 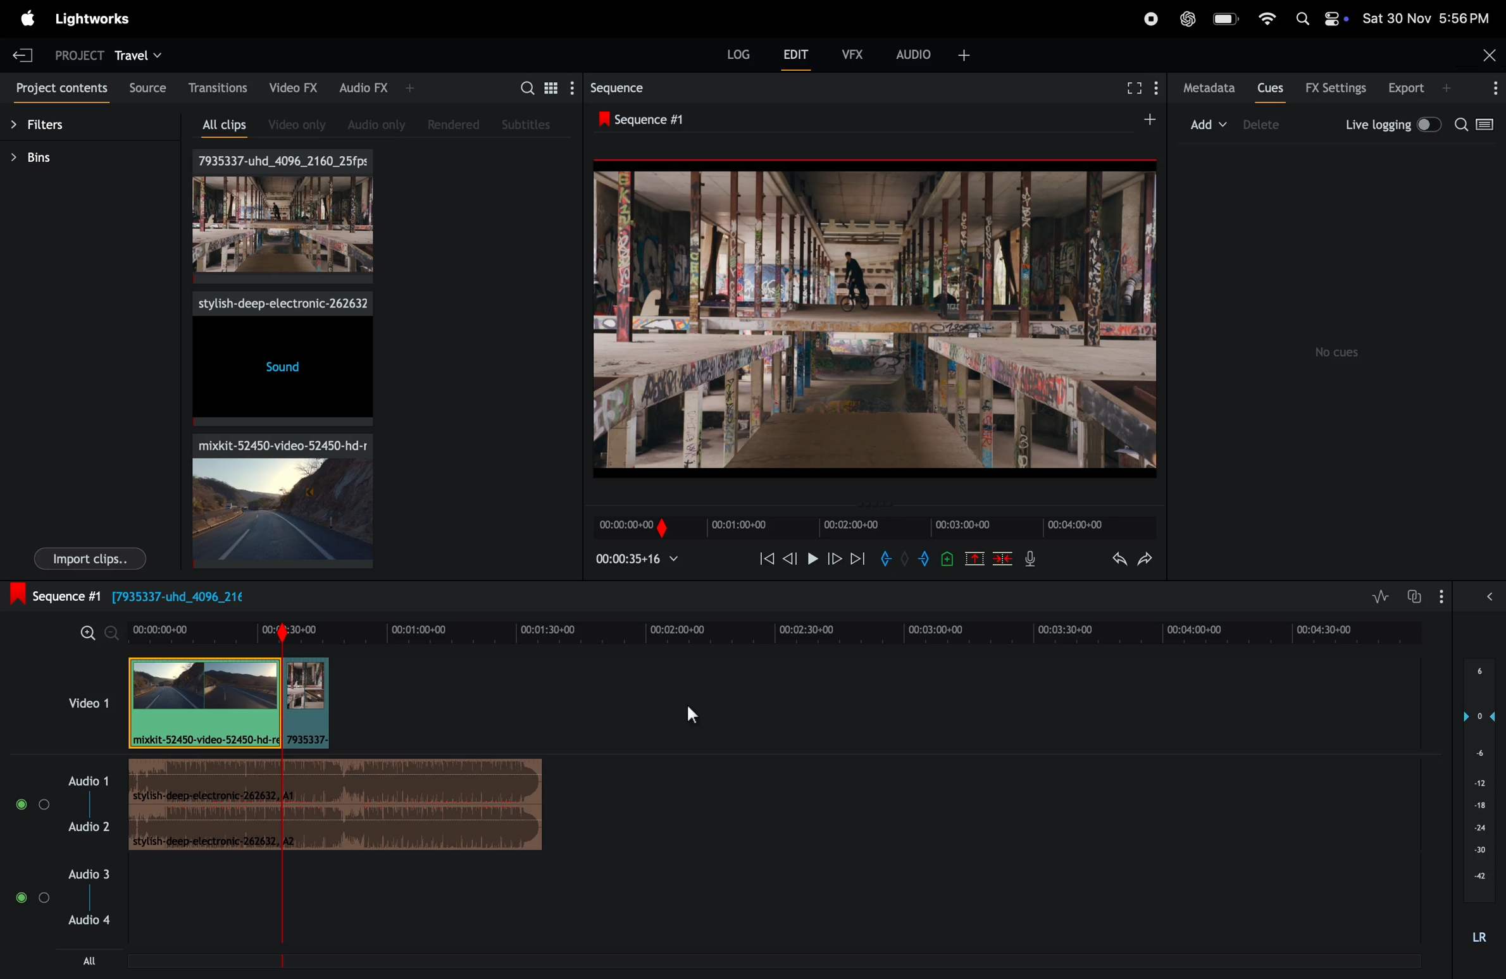 What do you see at coordinates (886, 558) in the screenshot?
I see `add in` at bounding box center [886, 558].